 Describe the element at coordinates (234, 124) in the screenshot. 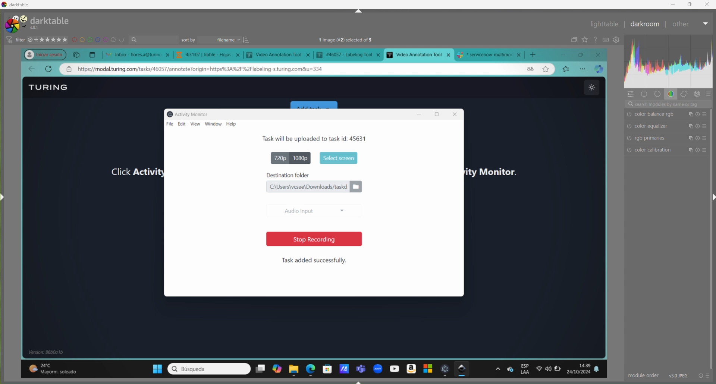

I see `help` at that location.